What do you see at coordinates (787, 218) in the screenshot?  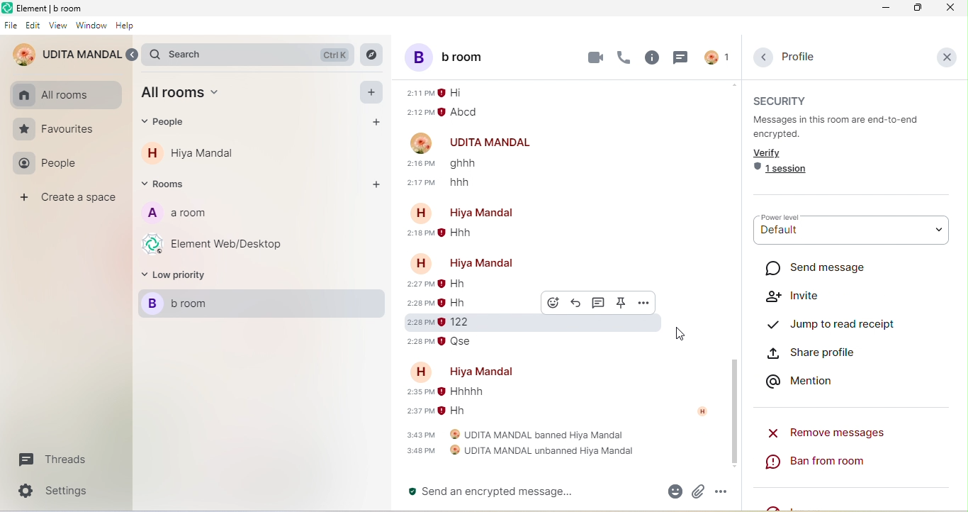 I see `power level` at bounding box center [787, 218].